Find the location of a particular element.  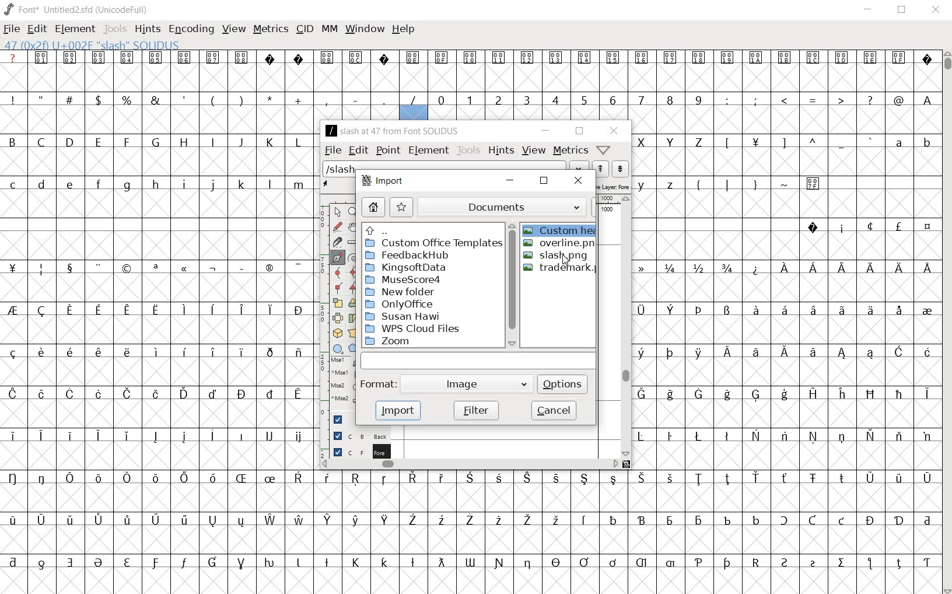

empty cells is located at coordinates (786, 121).